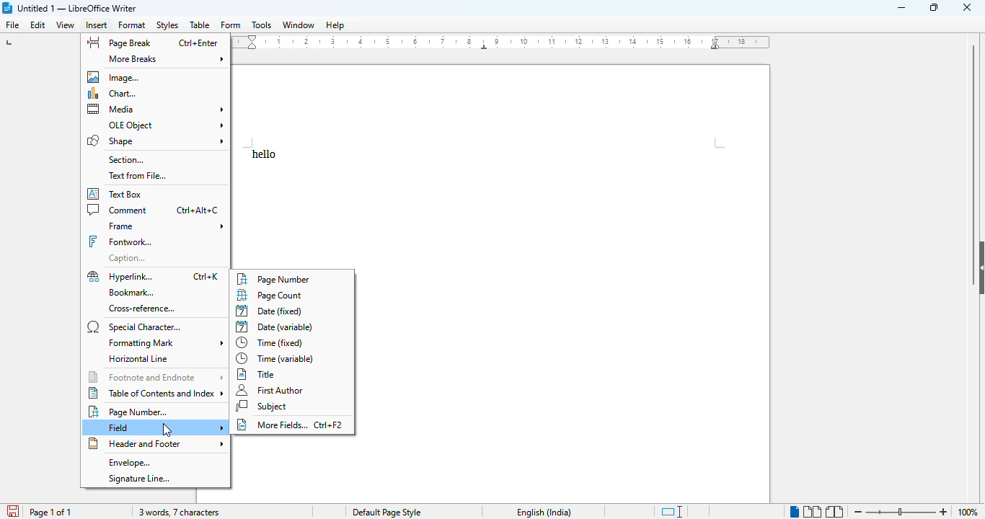 This screenshot has width=985, height=519. Describe the element at coordinates (200, 25) in the screenshot. I see `table` at that location.